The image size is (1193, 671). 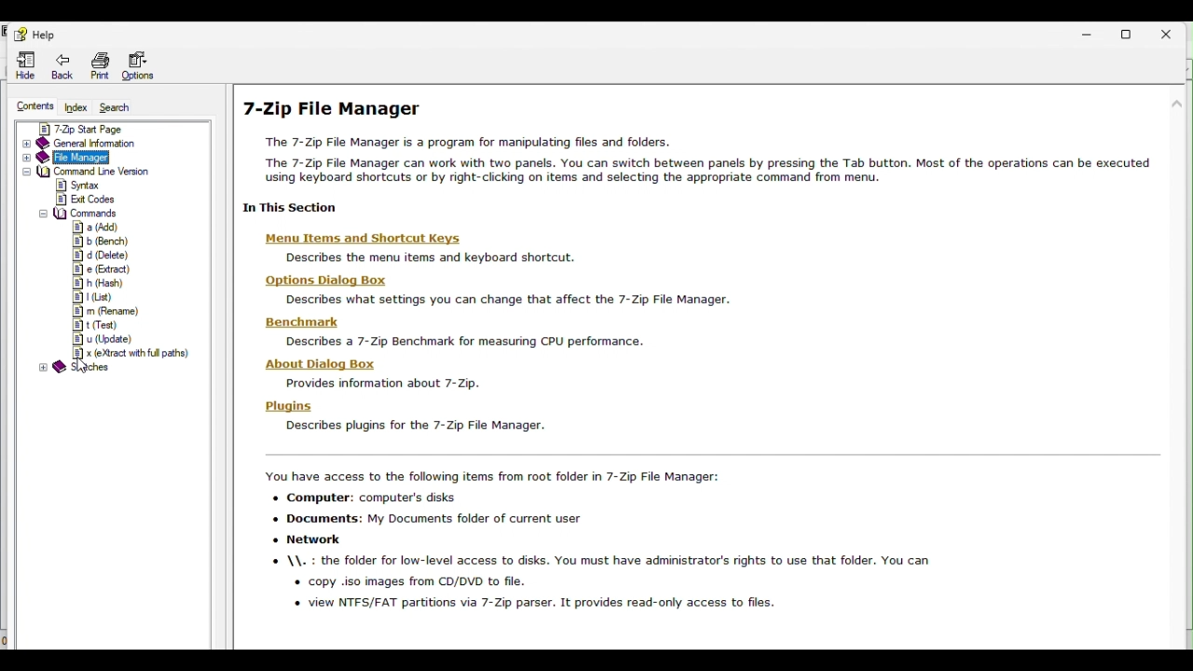 I want to click on Describes the menu items and keyboard shortcut., so click(x=432, y=258).